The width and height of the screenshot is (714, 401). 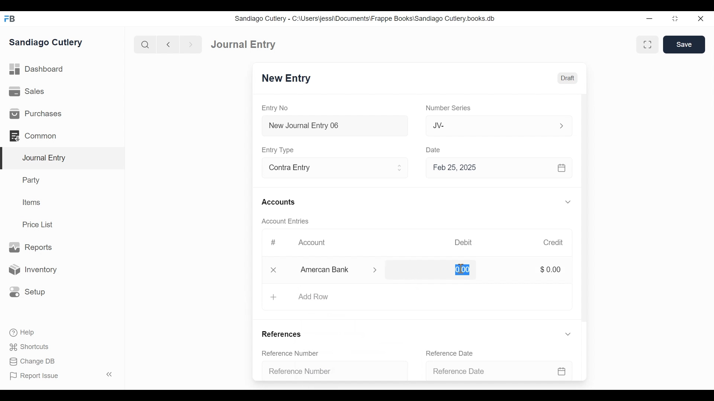 What do you see at coordinates (650, 18) in the screenshot?
I see `minimize` at bounding box center [650, 18].